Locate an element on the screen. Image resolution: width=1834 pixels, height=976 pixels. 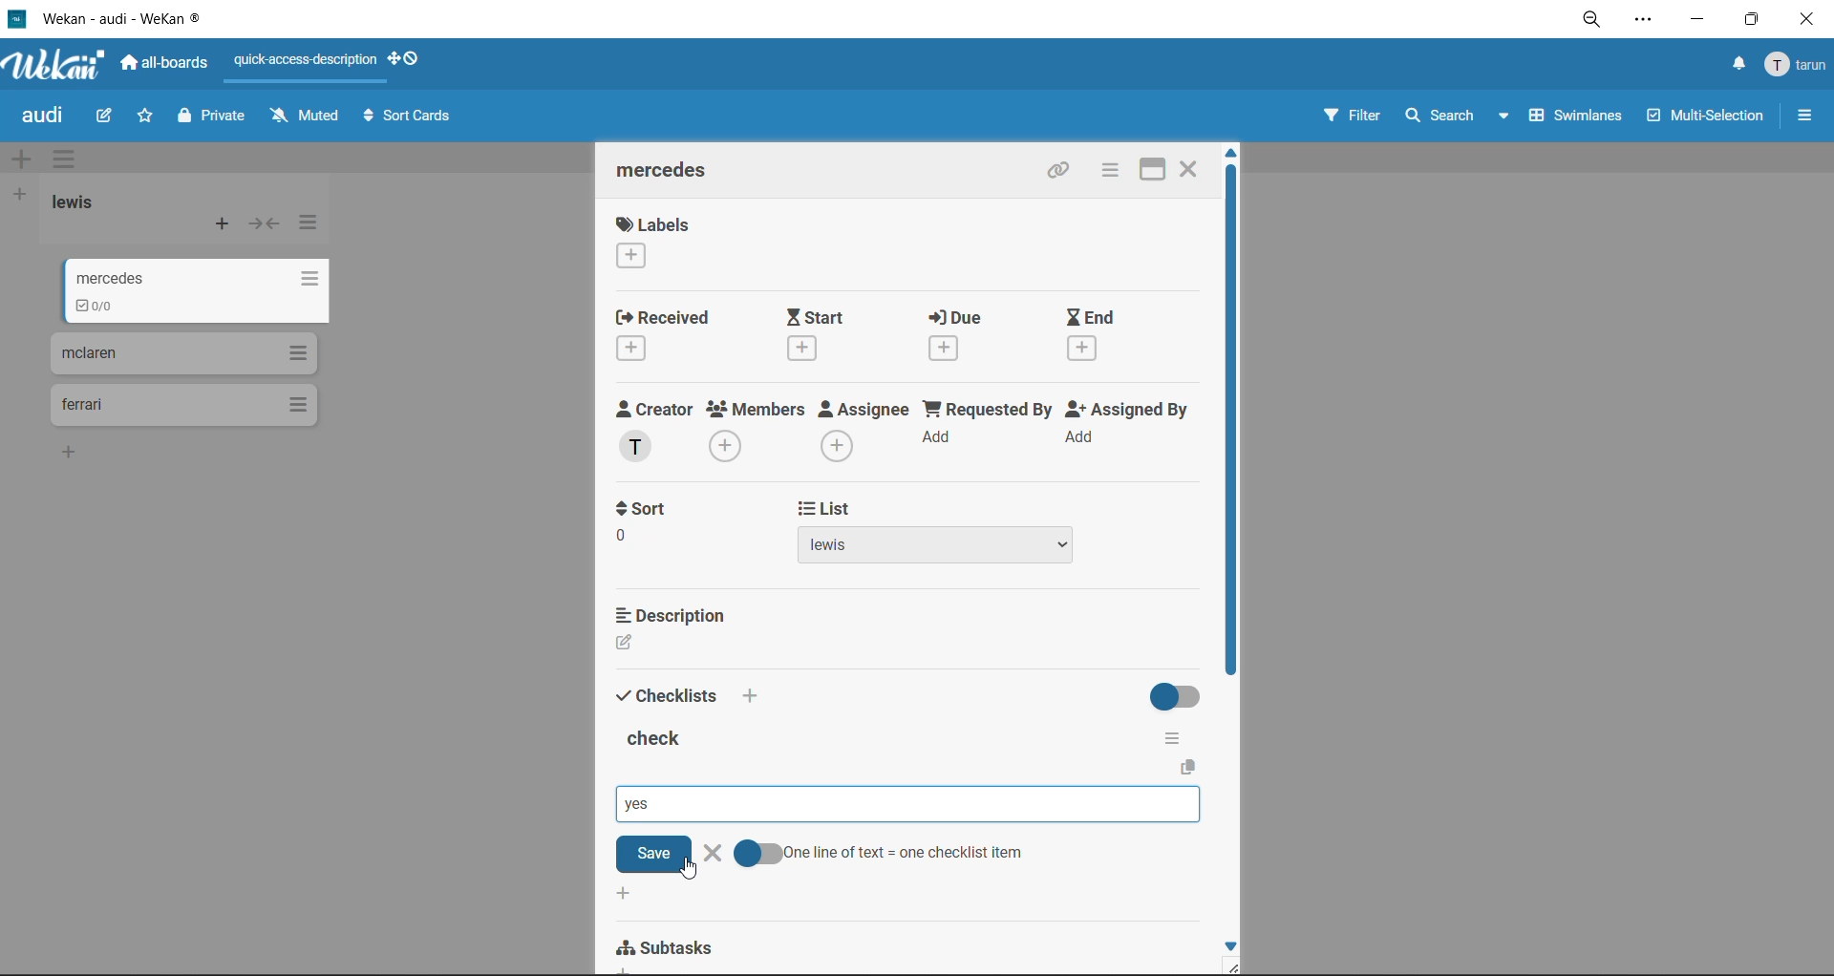
due is located at coordinates (969, 339).